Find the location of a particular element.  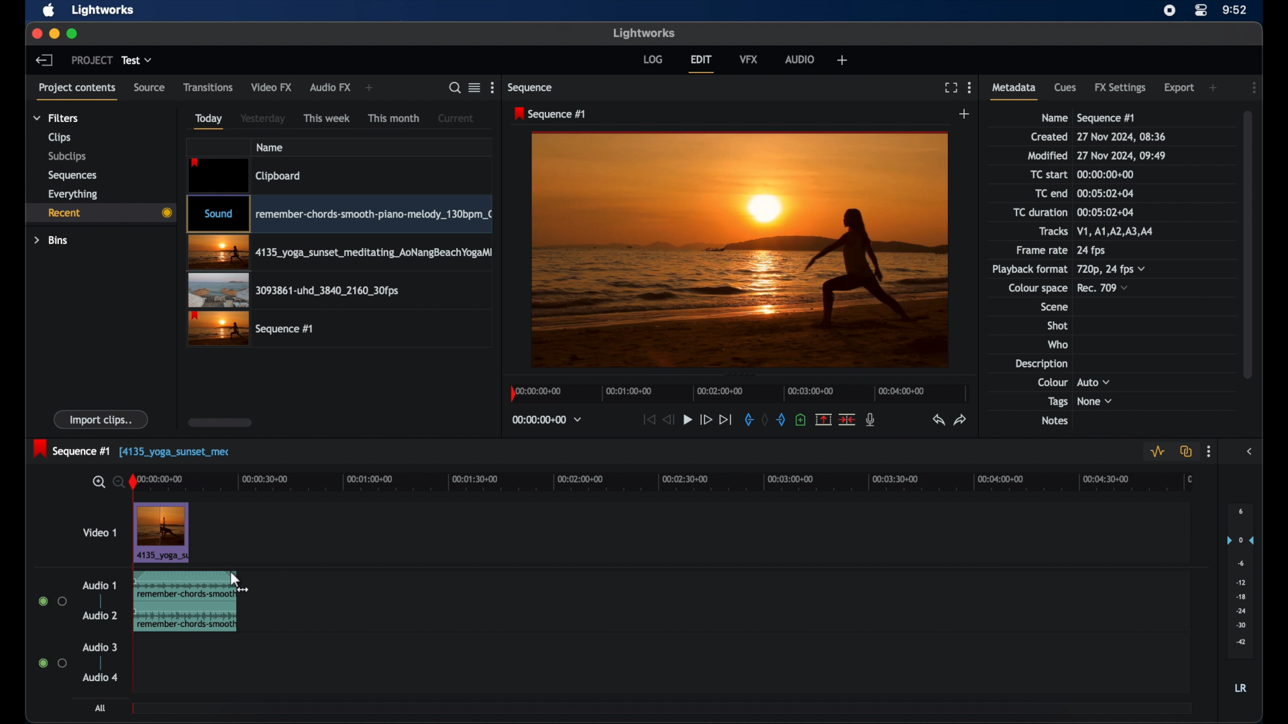

cursor is located at coordinates (242, 577).